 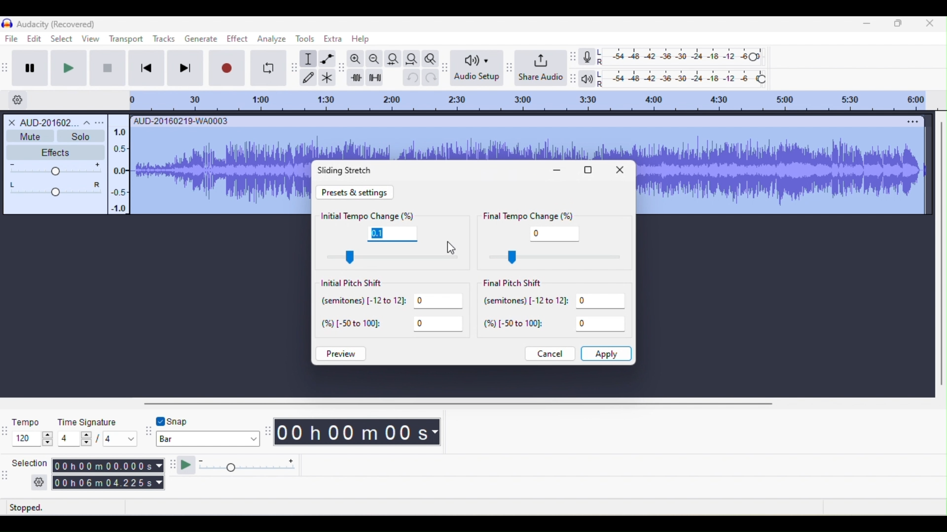 I want to click on bar, so click(x=208, y=439).